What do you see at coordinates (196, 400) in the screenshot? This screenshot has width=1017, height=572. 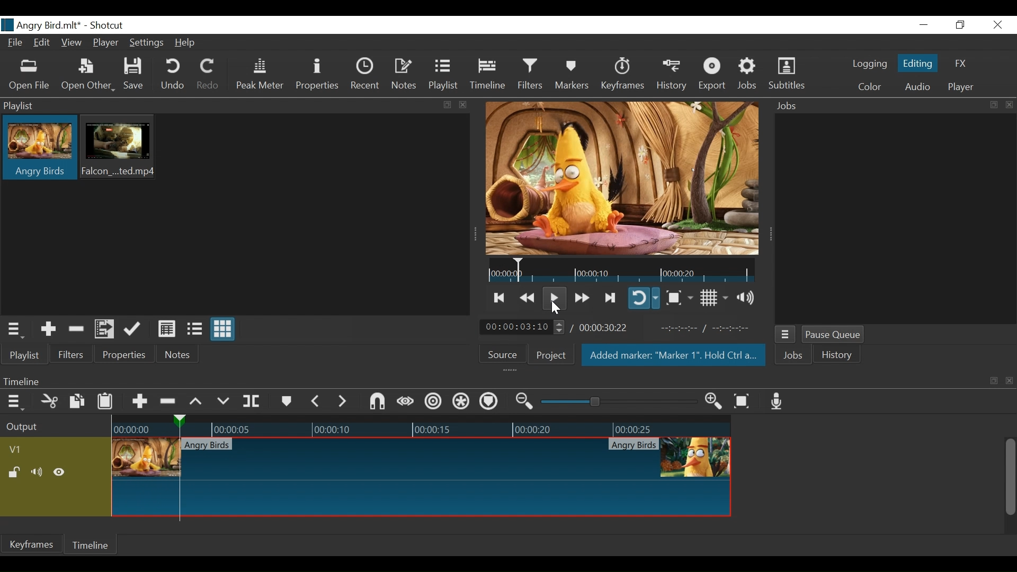 I see `Lift` at bounding box center [196, 400].